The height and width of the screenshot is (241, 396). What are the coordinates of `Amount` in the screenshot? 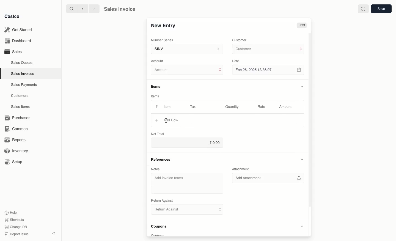 It's located at (287, 107).